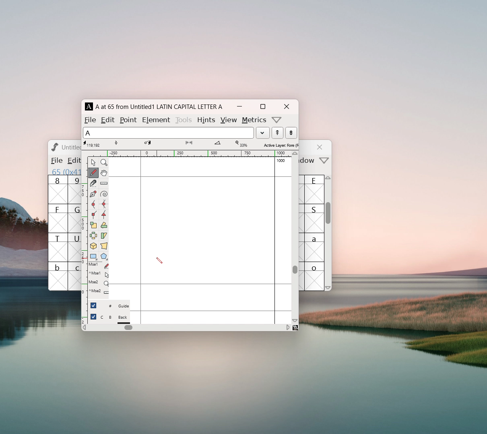 This screenshot has width=487, height=434. I want to click on scroll left, so click(84, 328).